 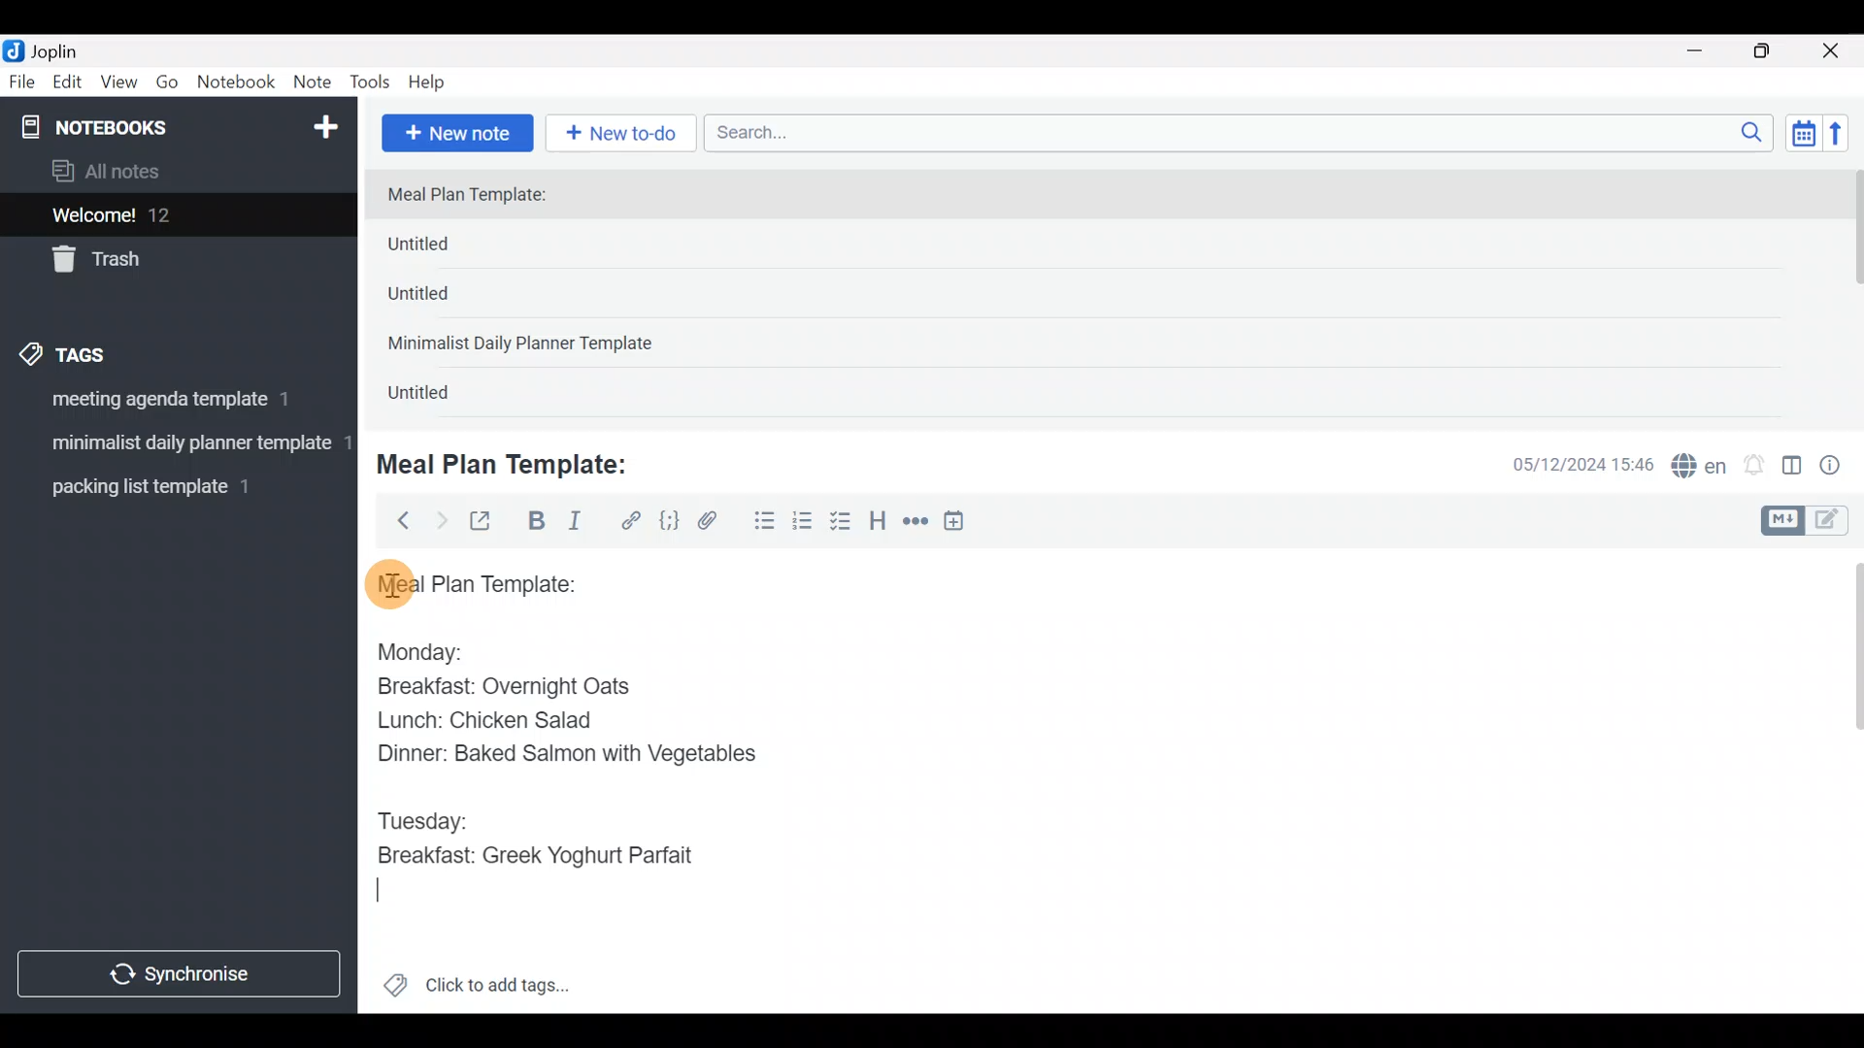 I want to click on Checkbox, so click(x=843, y=523).